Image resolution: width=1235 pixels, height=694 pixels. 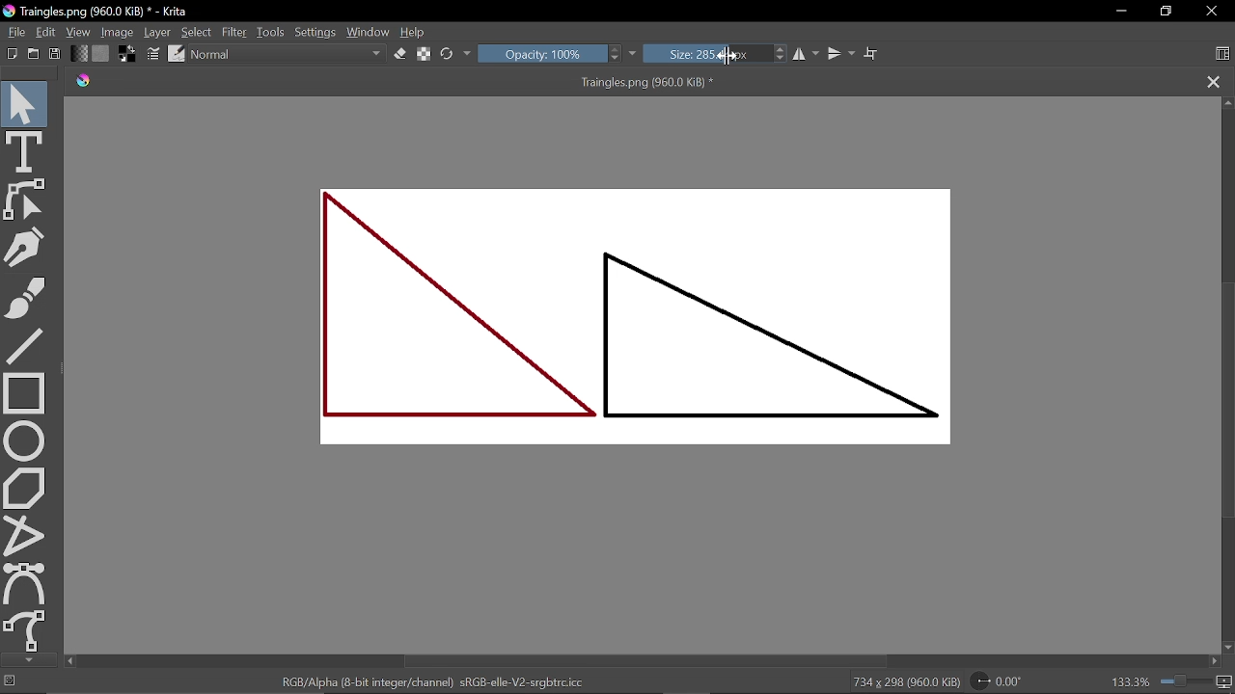 I want to click on Rectangle tool, so click(x=28, y=393).